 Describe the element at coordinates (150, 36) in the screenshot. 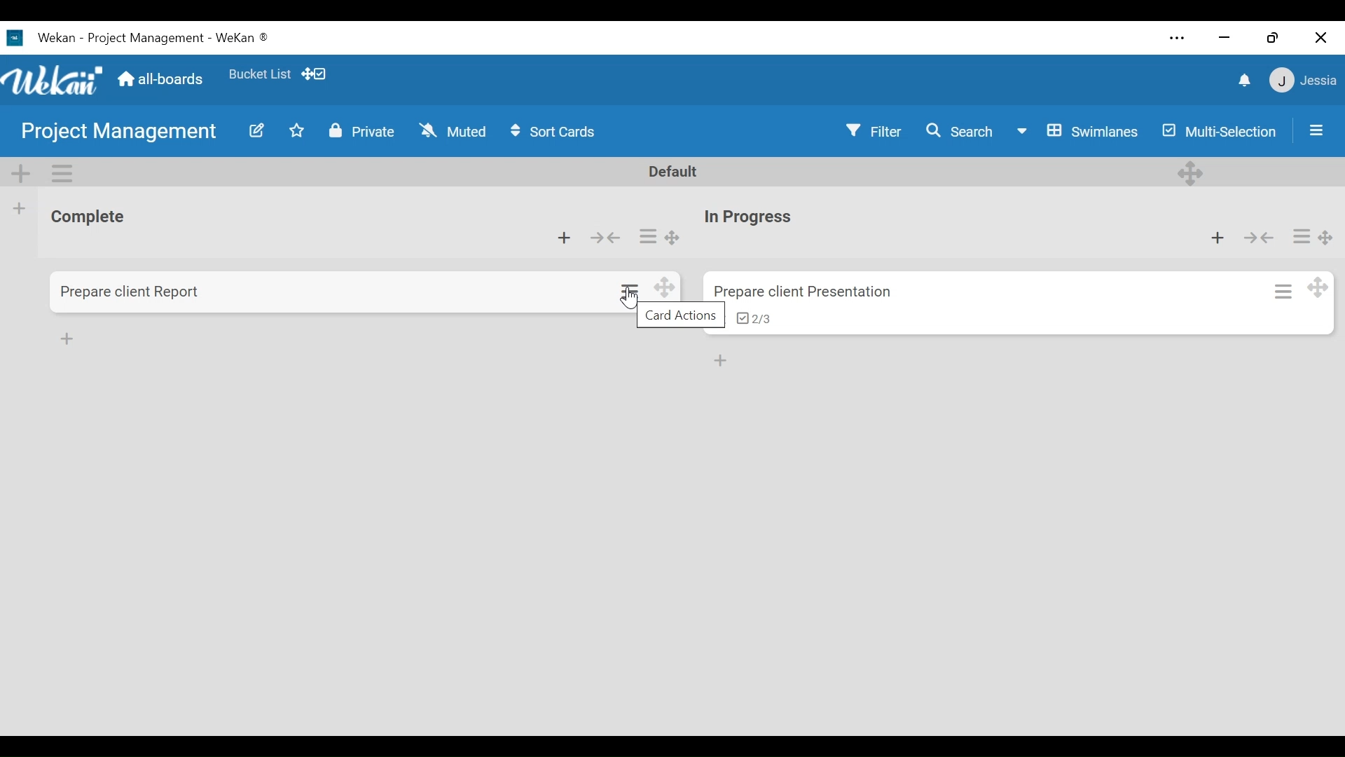

I see `Wekan Desktop Icon` at that location.